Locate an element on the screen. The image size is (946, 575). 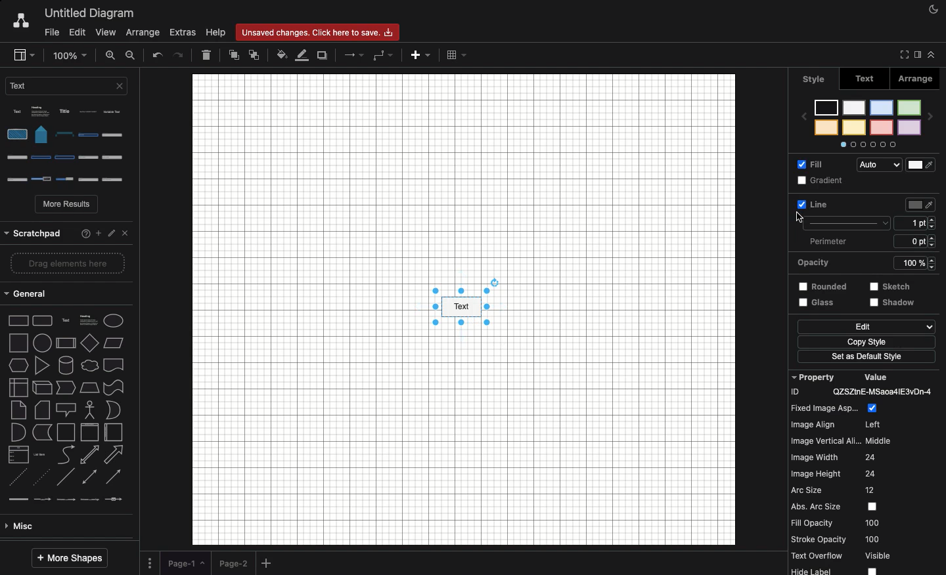
Night  is located at coordinates (934, 9).